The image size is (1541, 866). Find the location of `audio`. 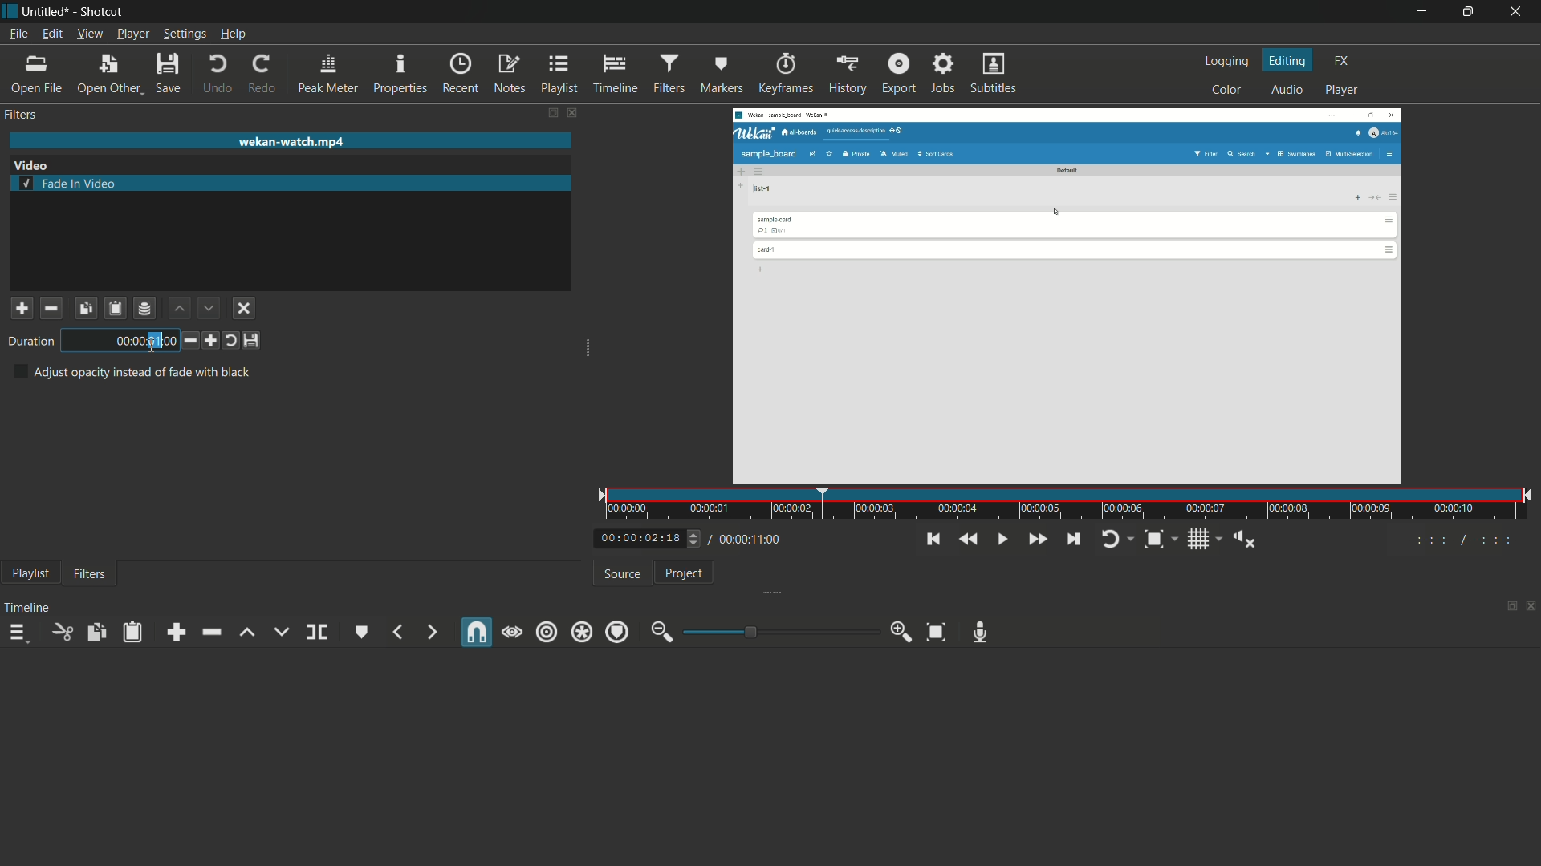

audio is located at coordinates (1287, 91).